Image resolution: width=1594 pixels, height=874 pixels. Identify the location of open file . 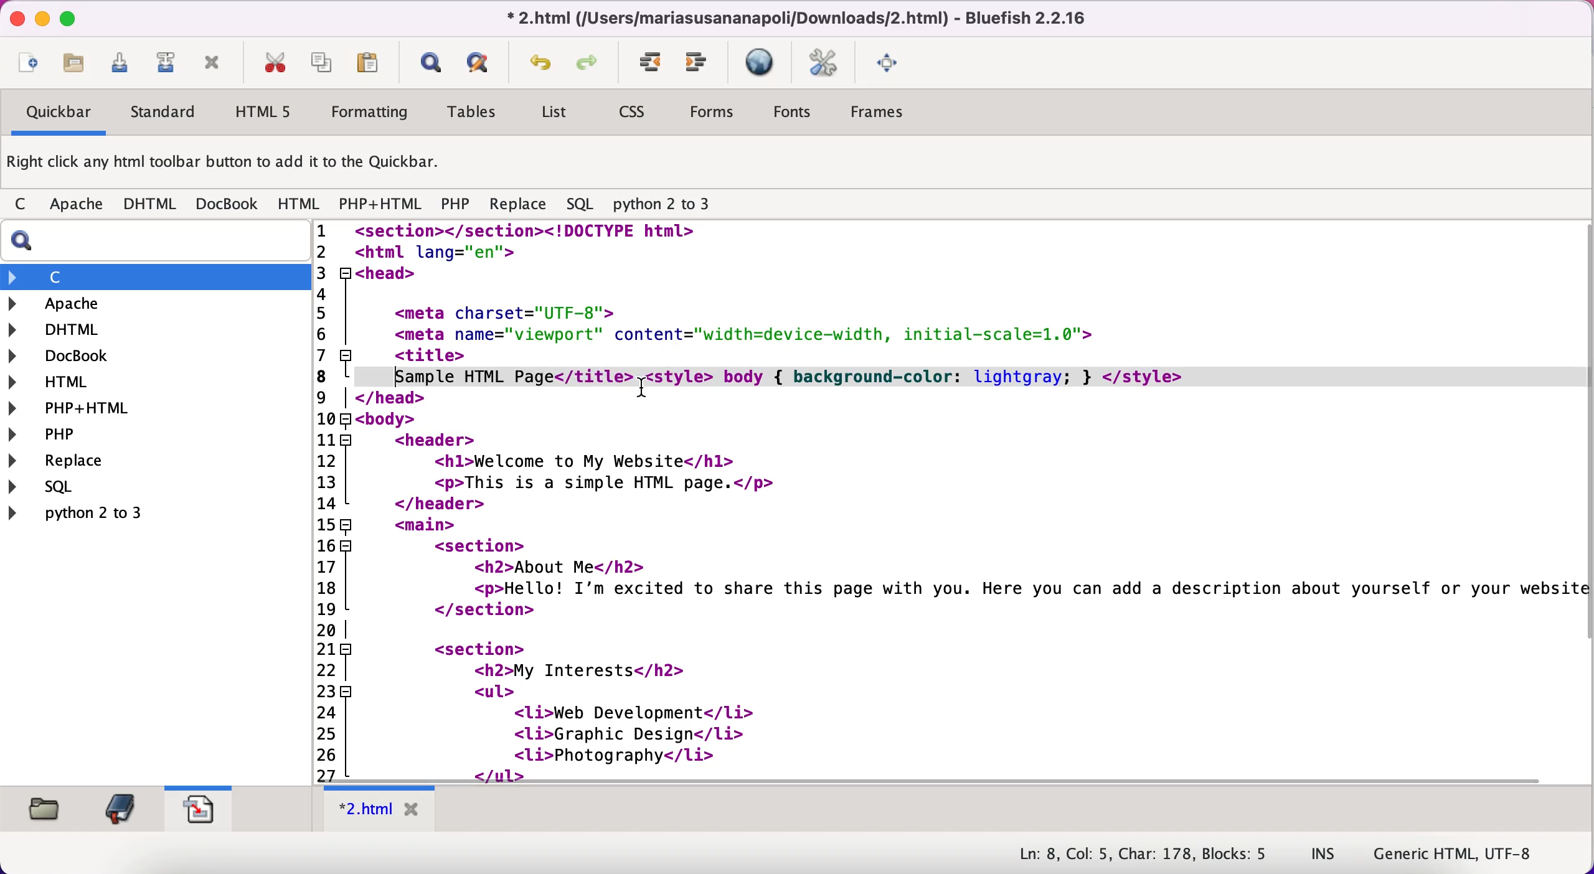
(80, 67).